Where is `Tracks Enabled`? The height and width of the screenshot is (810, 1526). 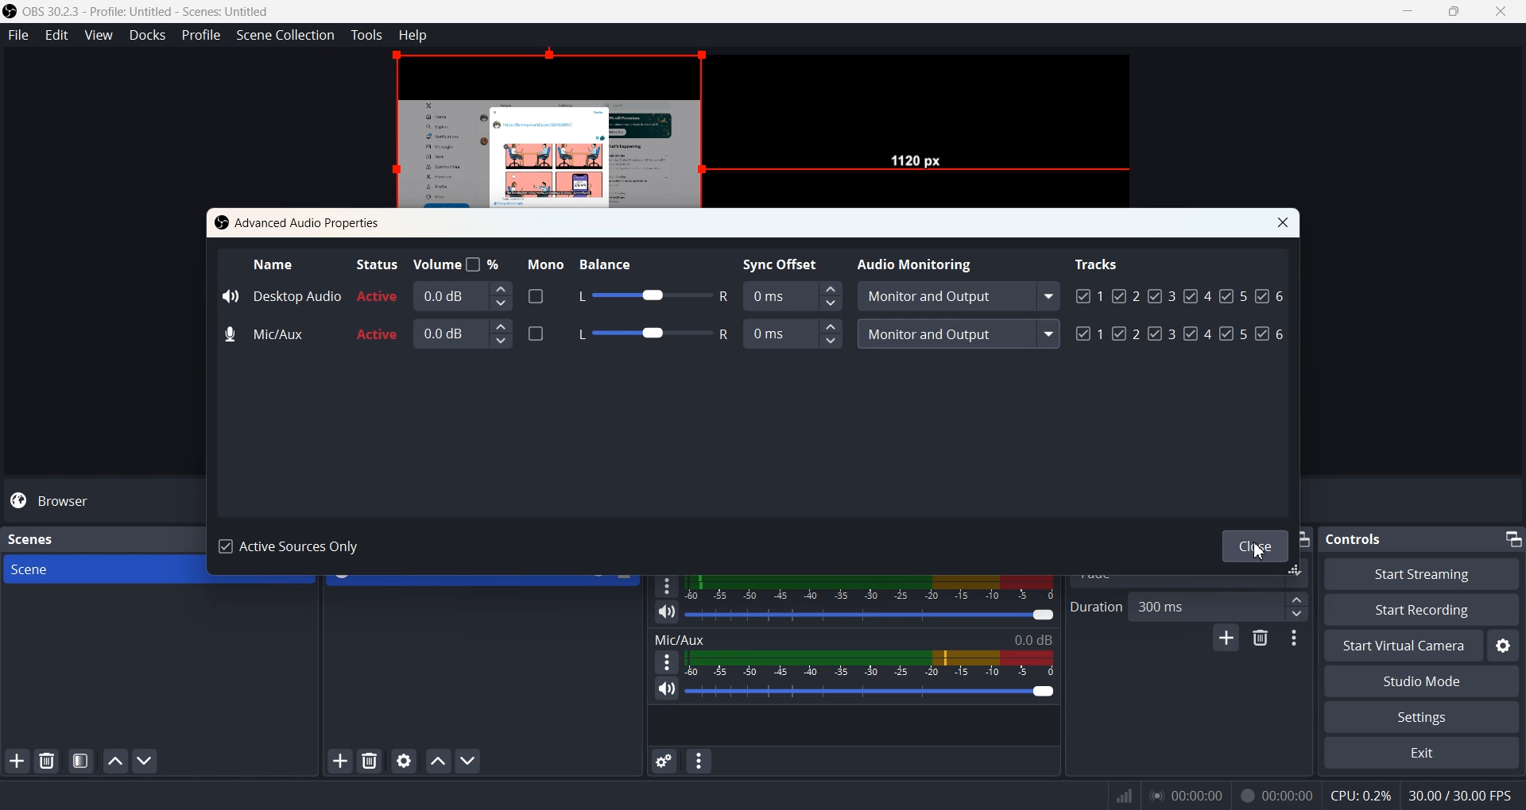
Tracks Enabled is located at coordinates (1180, 312).